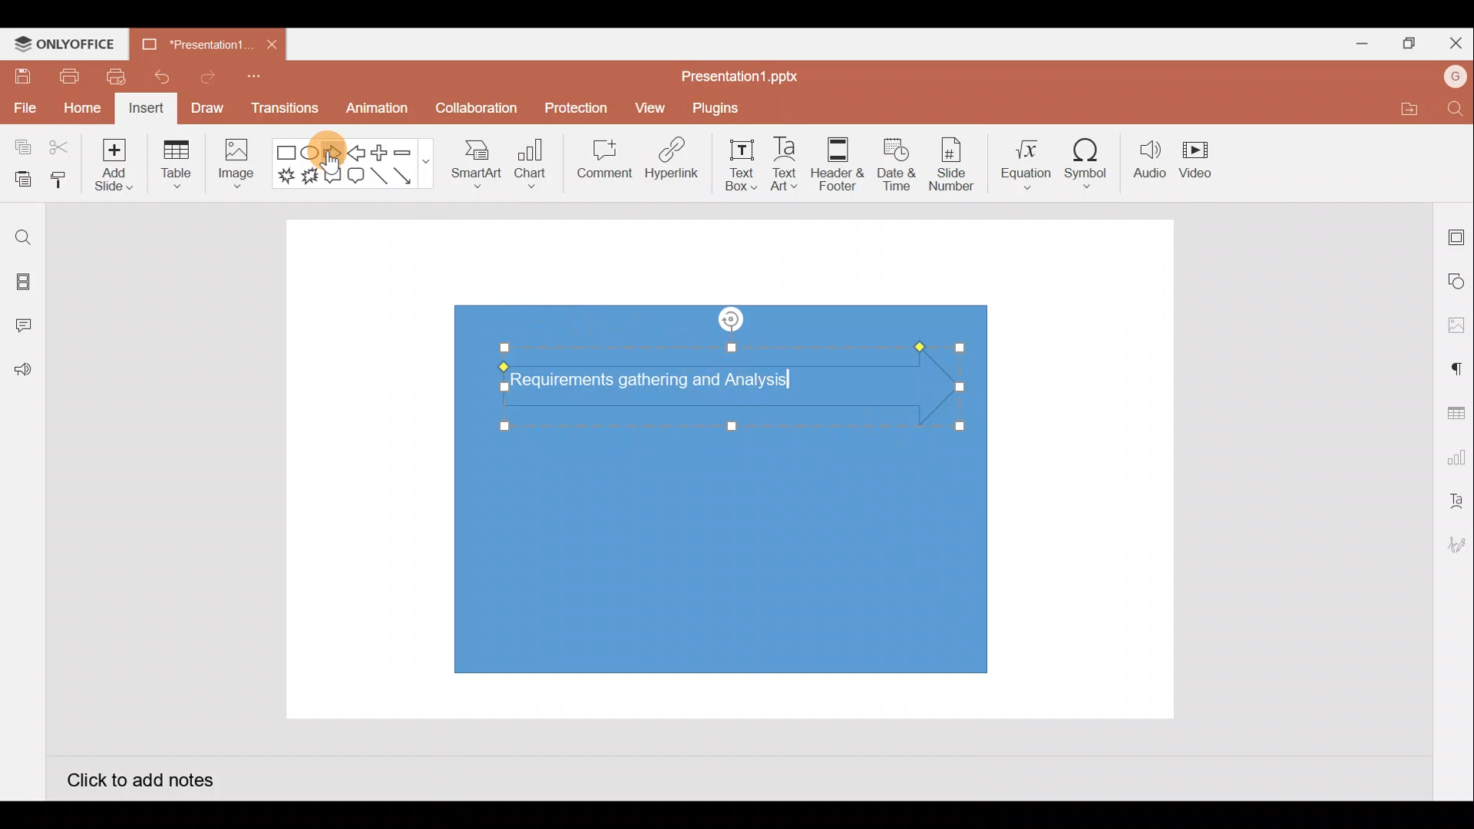 The image size is (1474, 829). I want to click on Find, so click(1457, 108).